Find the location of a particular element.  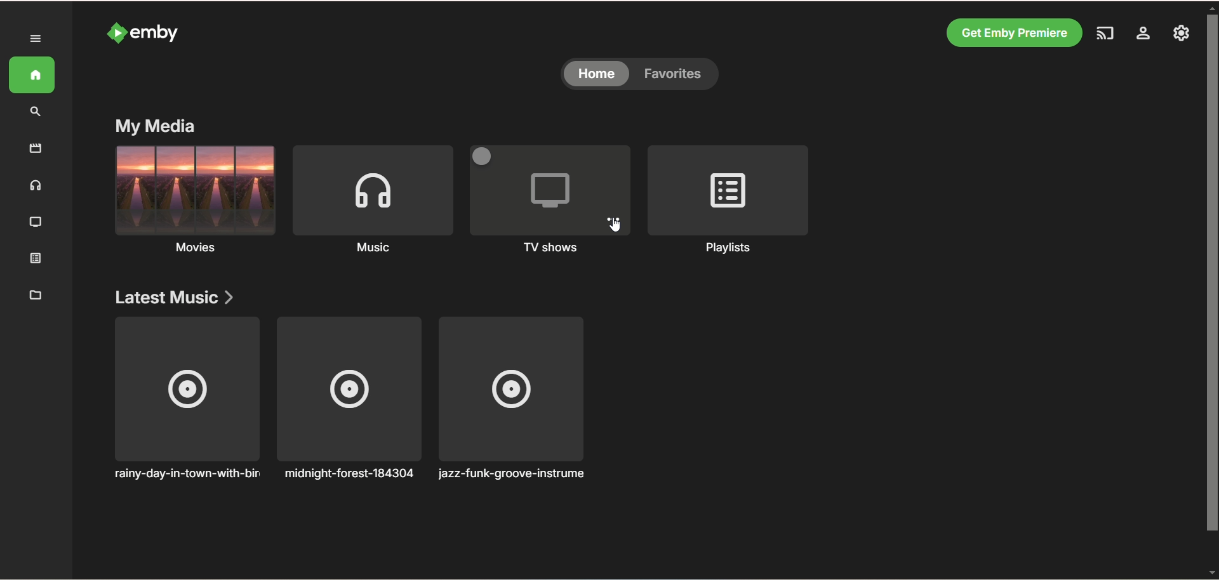

TV shows is located at coordinates (36, 223).